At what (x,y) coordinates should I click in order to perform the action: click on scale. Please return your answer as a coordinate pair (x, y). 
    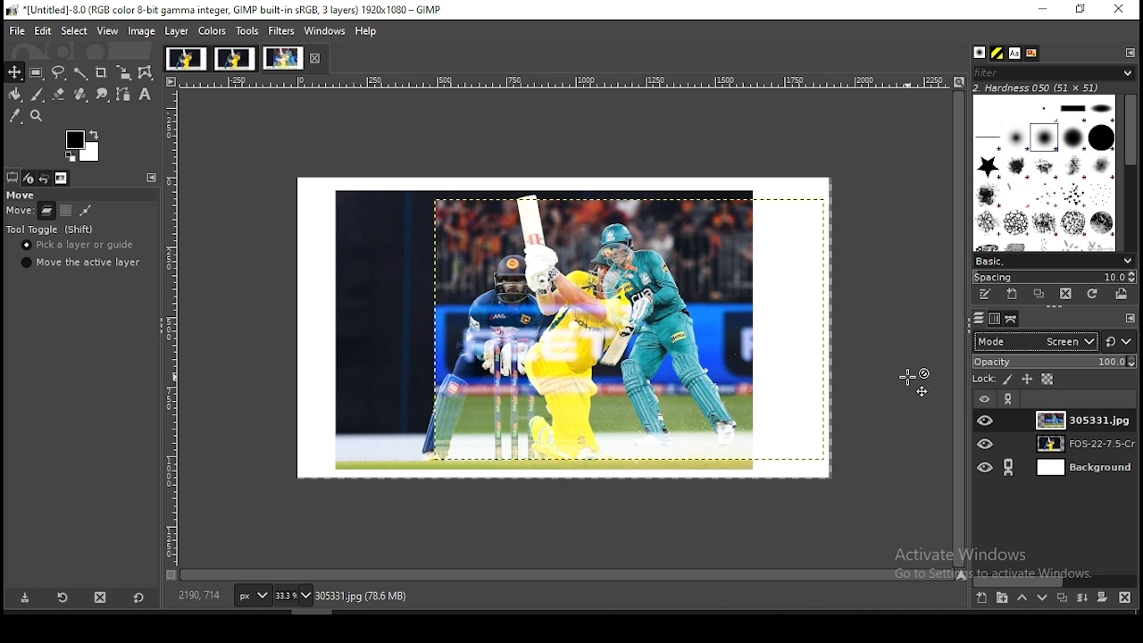
    Looking at the image, I should click on (172, 323).